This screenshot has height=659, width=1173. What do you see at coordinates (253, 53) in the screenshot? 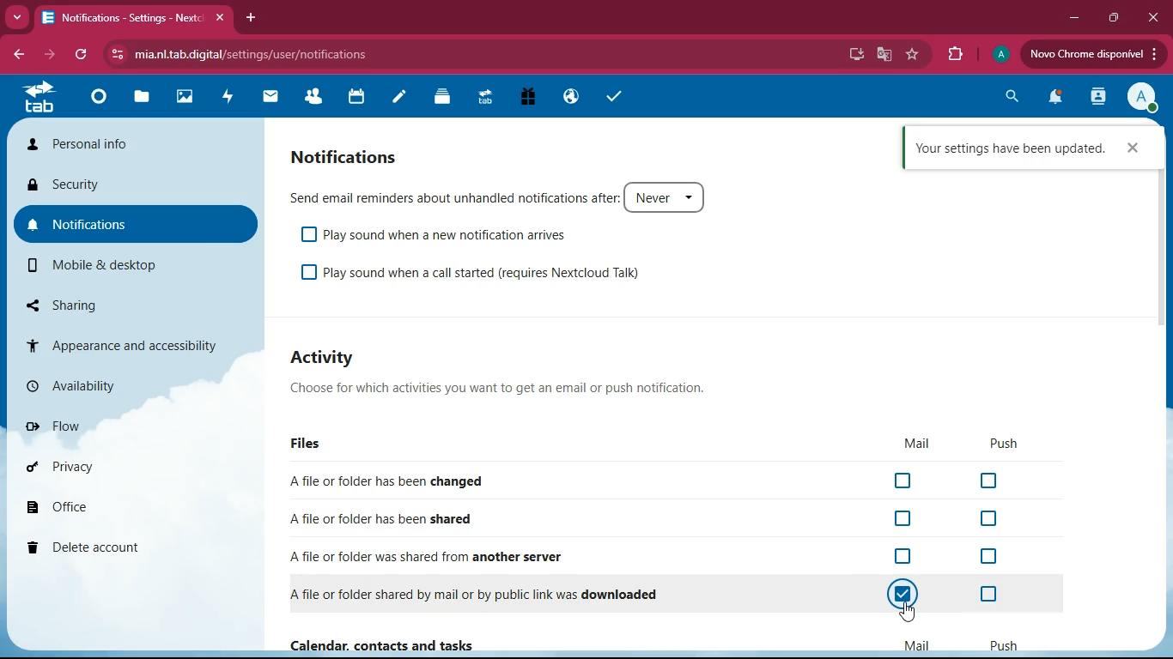
I see `url` at bounding box center [253, 53].